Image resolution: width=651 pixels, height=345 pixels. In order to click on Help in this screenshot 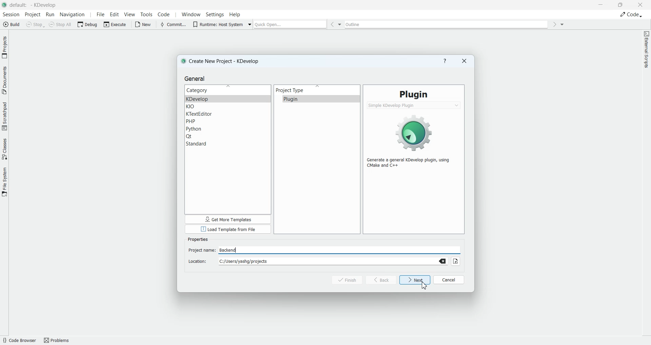, I will do `click(445, 61)`.